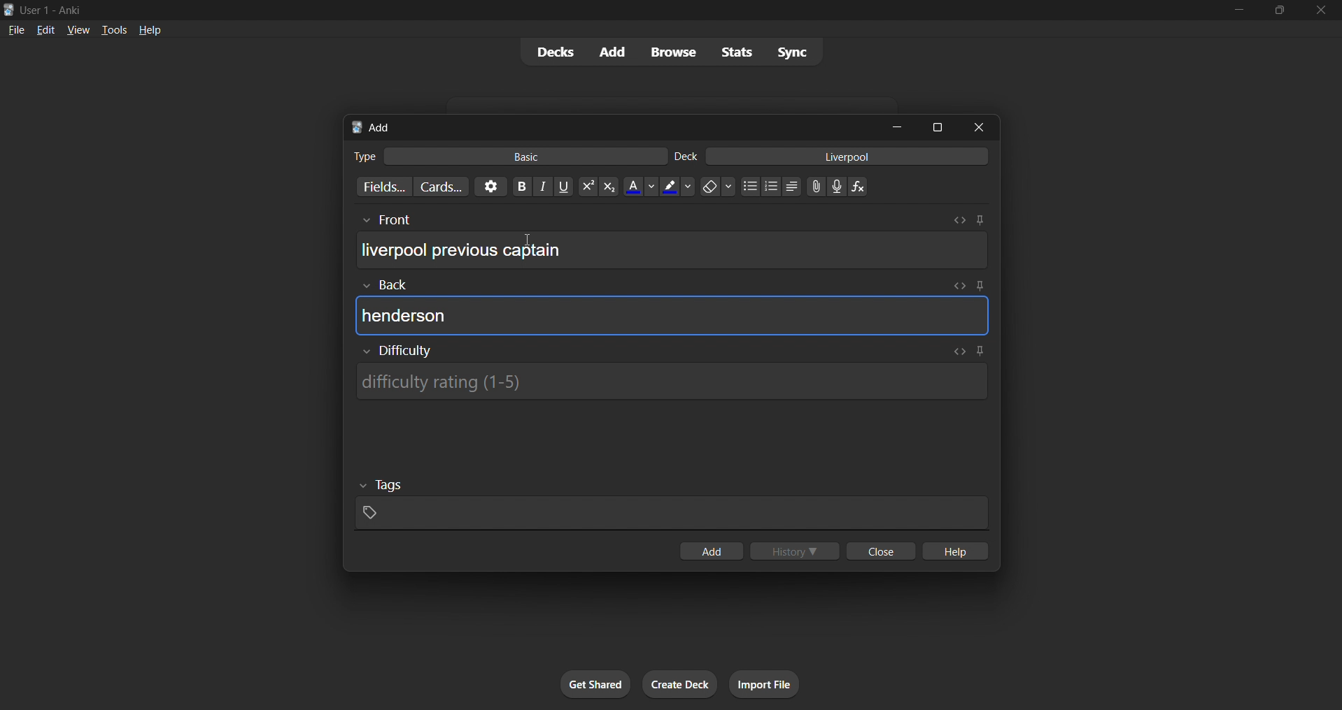 The width and height of the screenshot is (1342, 710). Describe the element at coordinates (565, 187) in the screenshot. I see `underline` at that location.